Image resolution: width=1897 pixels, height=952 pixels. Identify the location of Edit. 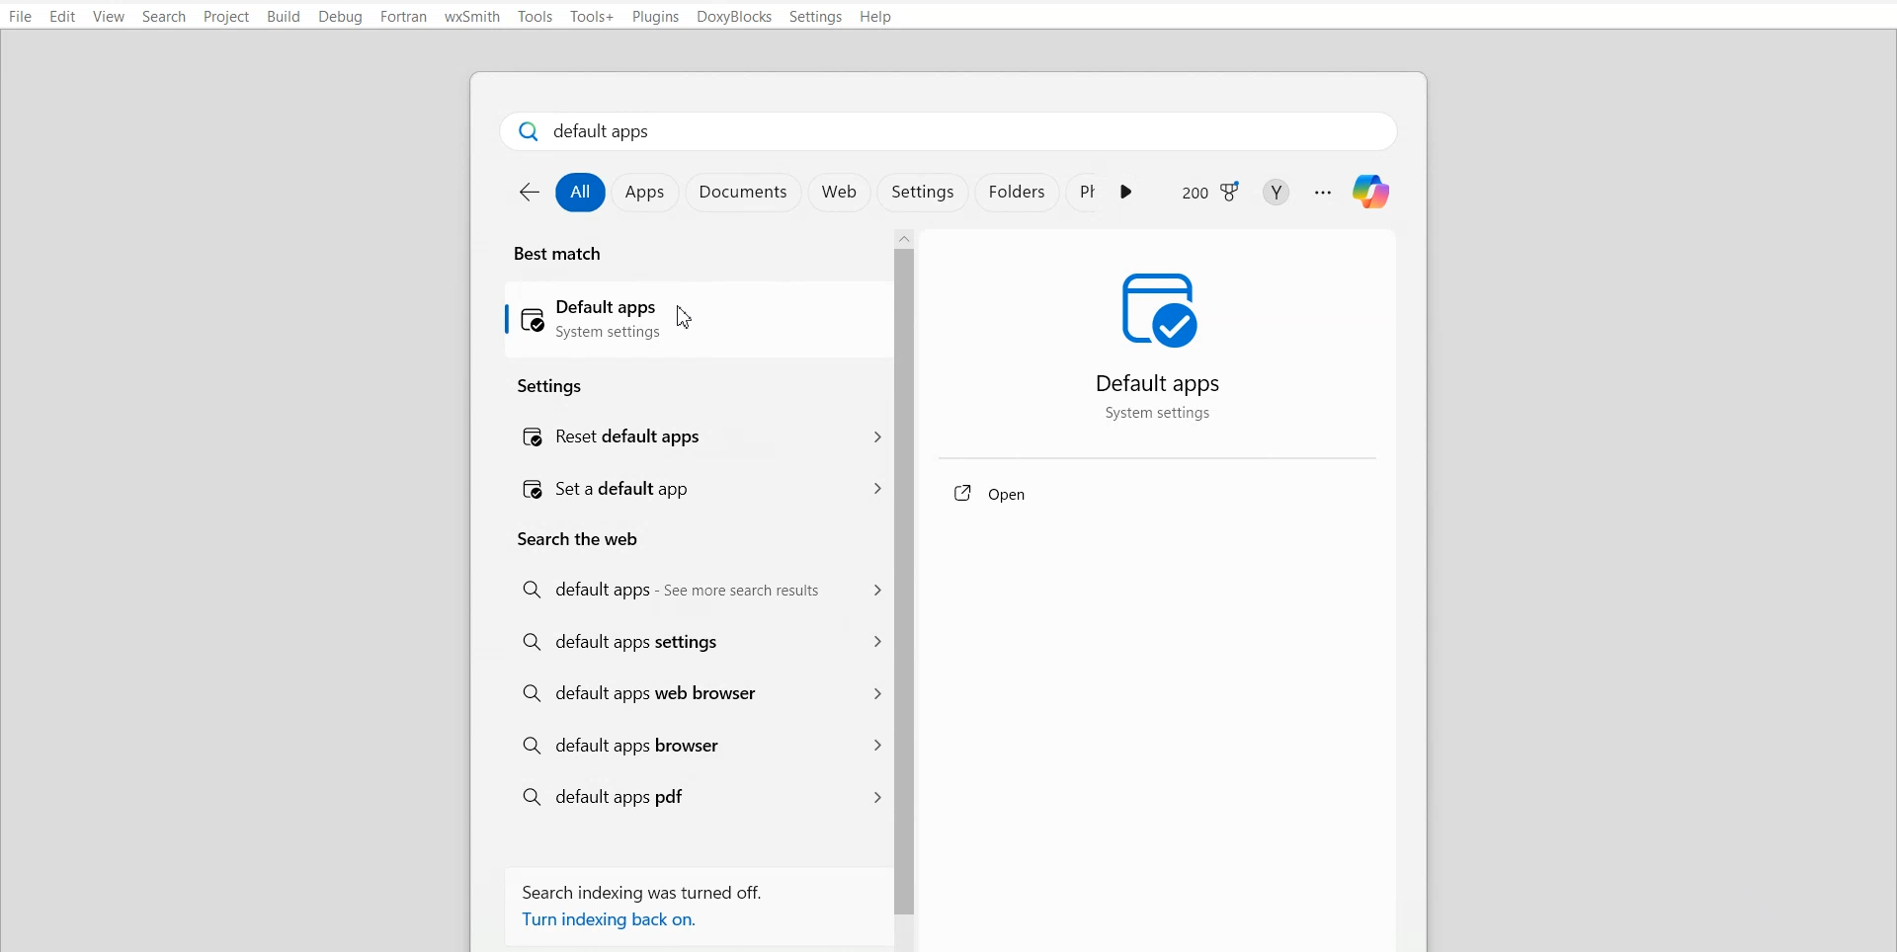
(63, 16).